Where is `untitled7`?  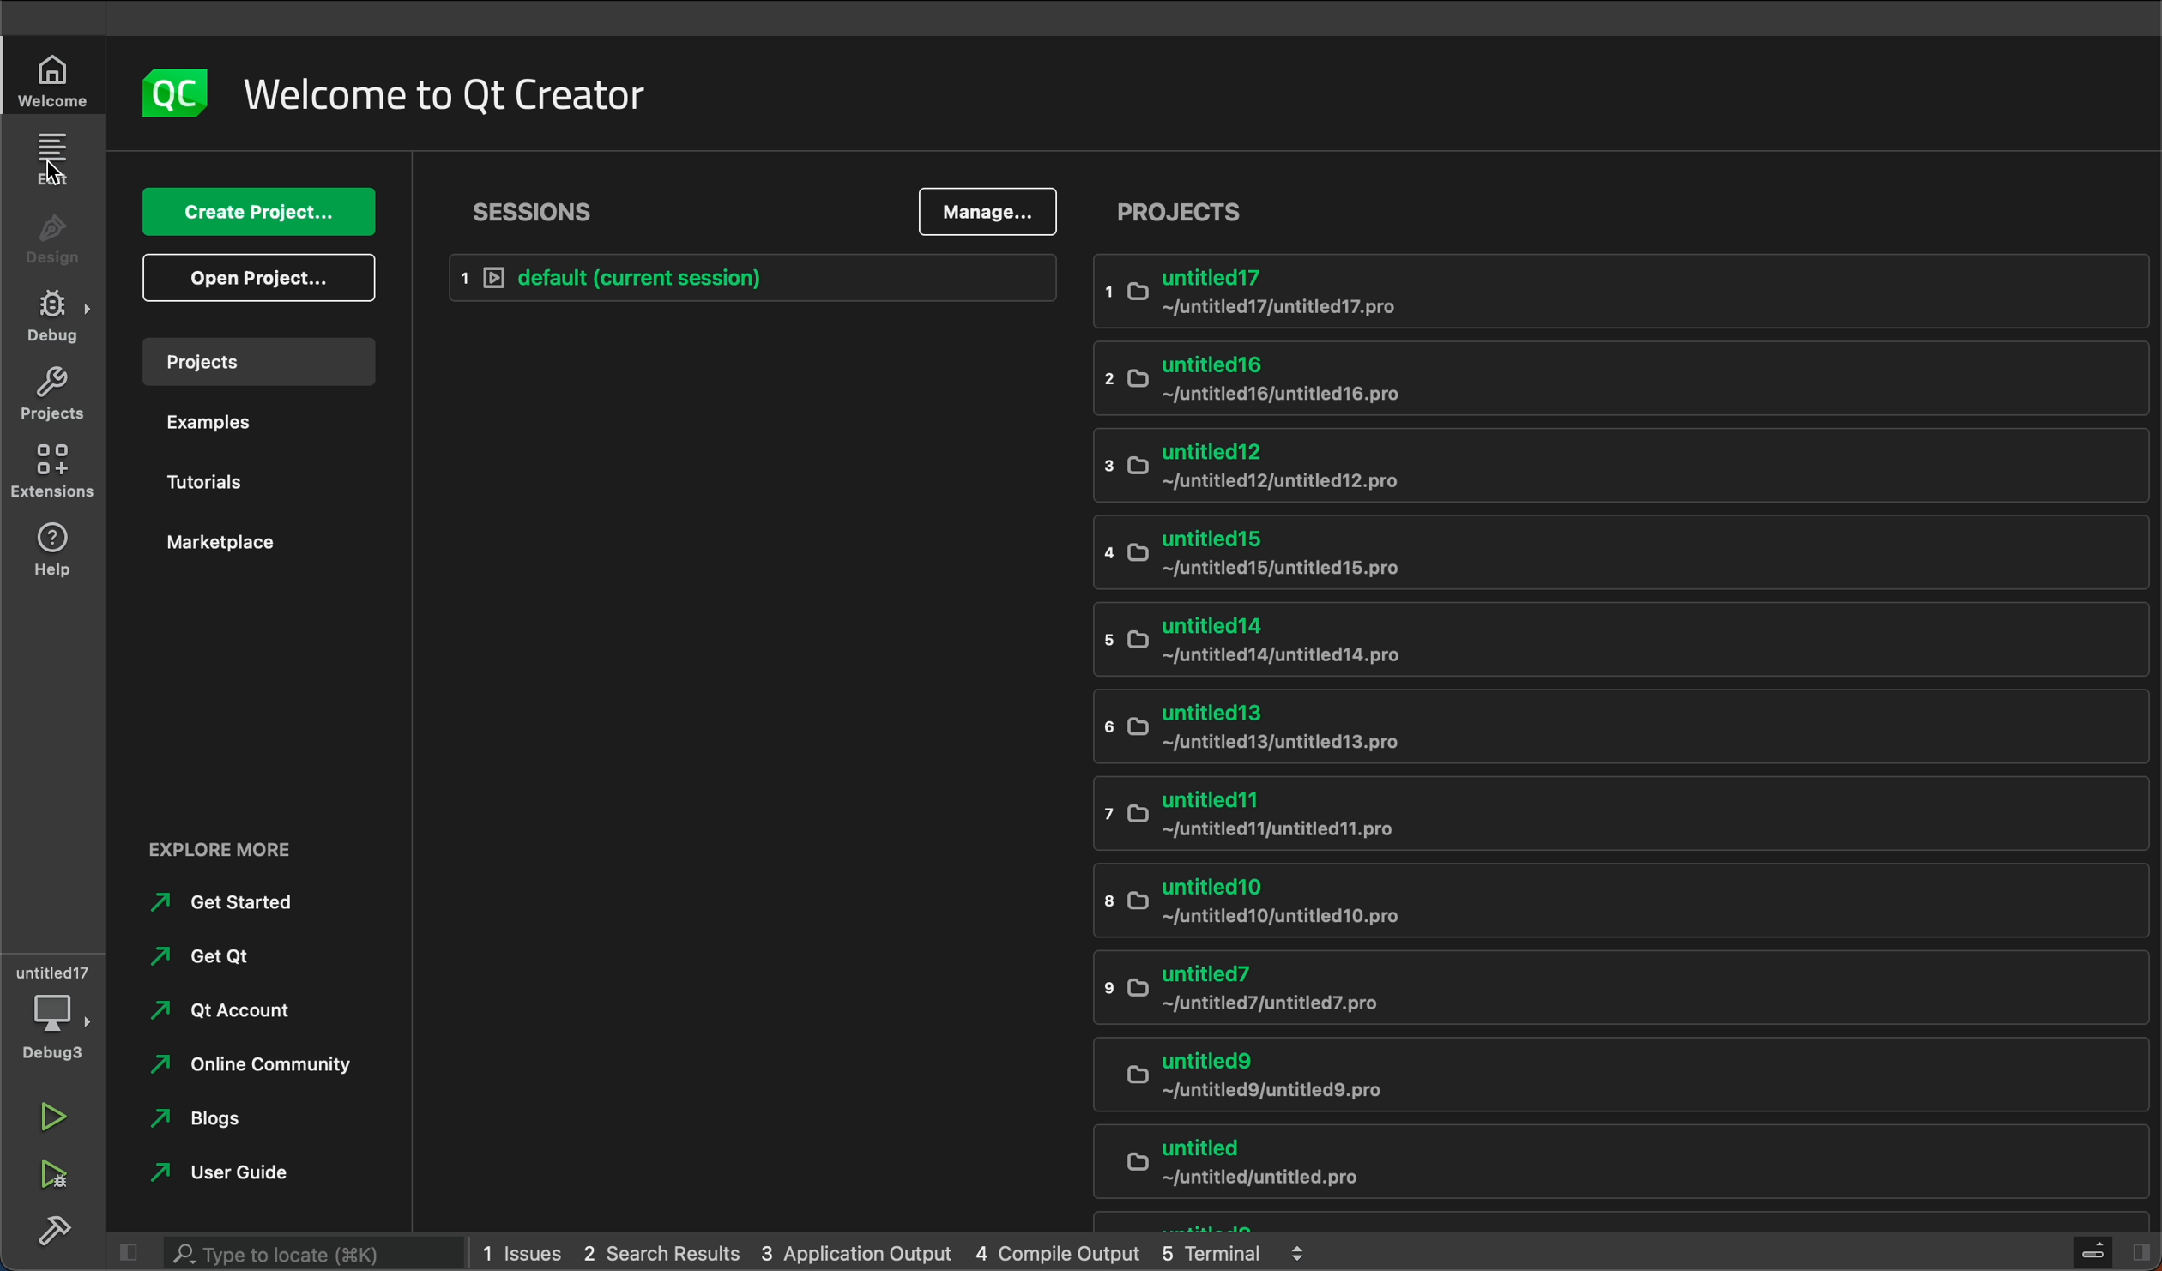
untitled7 is located at coordinates (1592, 990).